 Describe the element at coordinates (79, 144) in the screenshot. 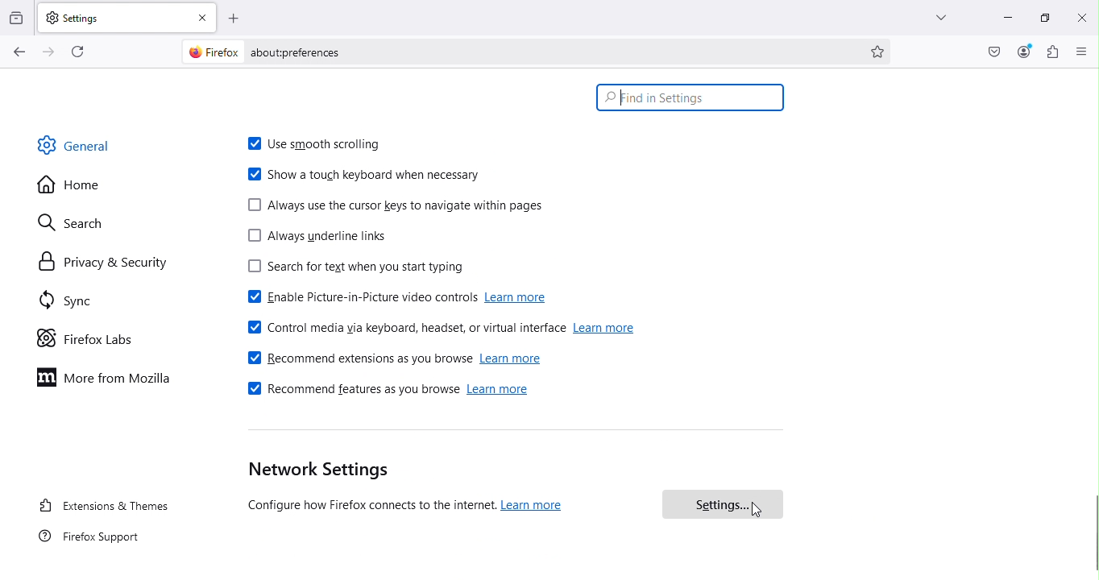

I see `General` at that location.